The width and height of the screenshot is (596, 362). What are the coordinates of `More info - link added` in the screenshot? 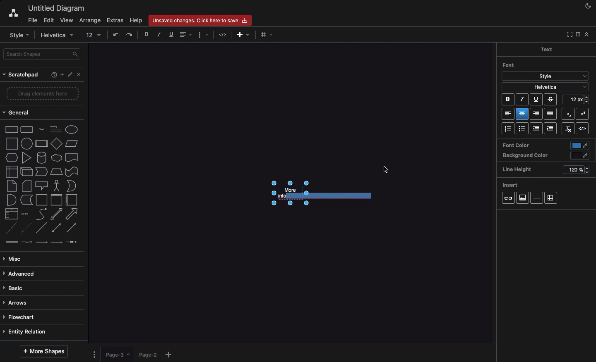 It's located at (318, 193).